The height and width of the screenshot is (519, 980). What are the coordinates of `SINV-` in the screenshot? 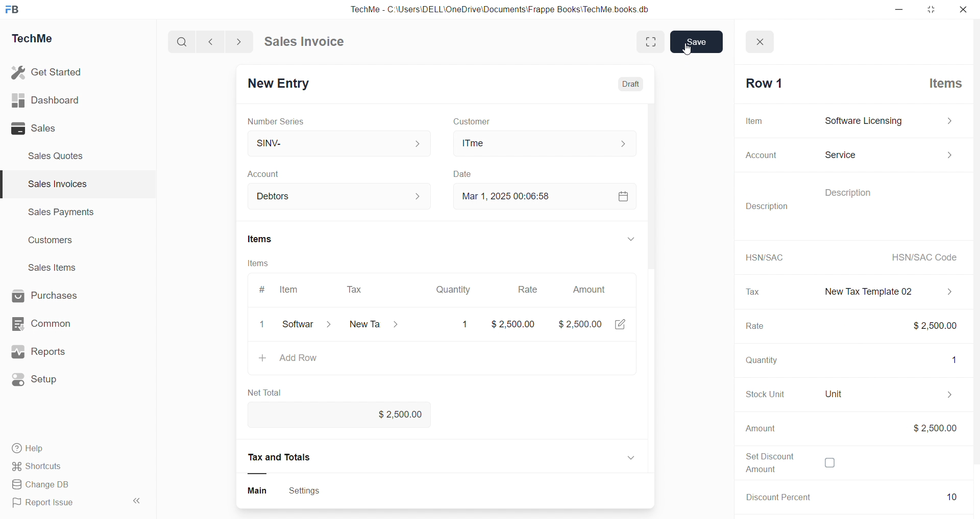 It's located at (332, 141).